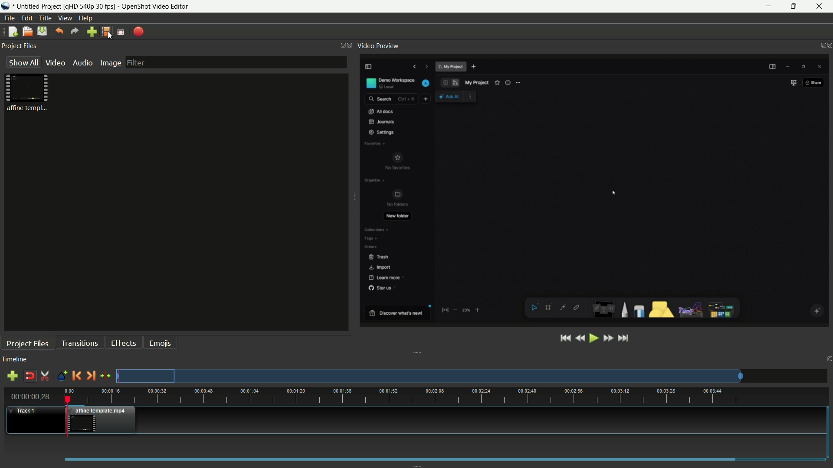  I want to click on cursor, so click(612, 192).